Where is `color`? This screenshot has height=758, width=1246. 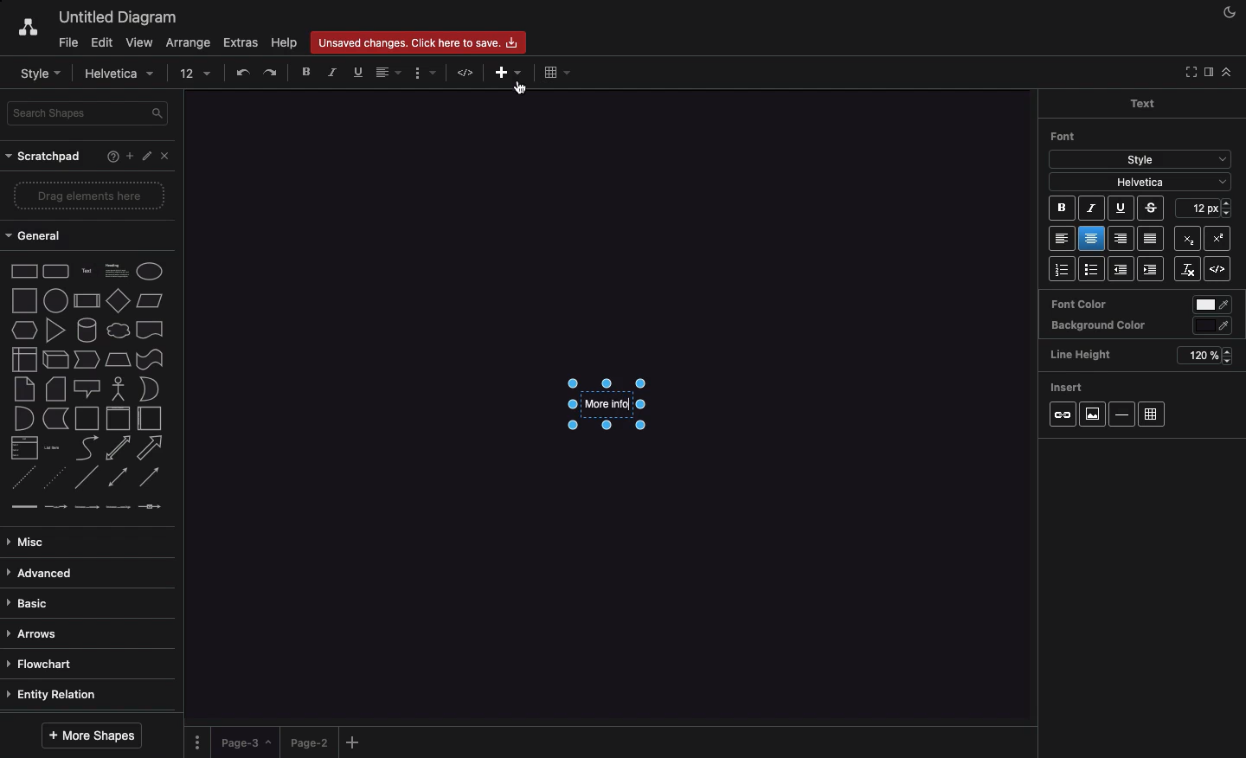
color is located at coordinates (1213, 305).